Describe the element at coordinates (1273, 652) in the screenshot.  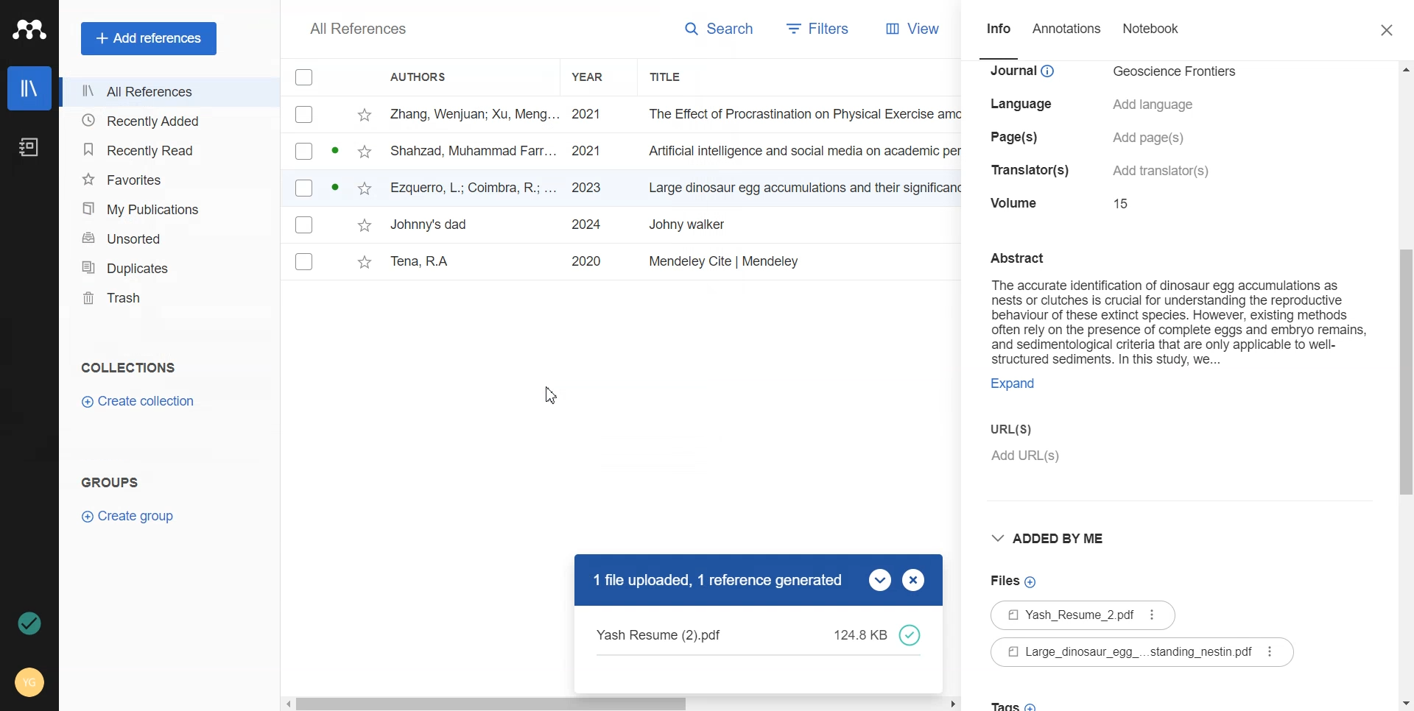
I see `More` at that location.